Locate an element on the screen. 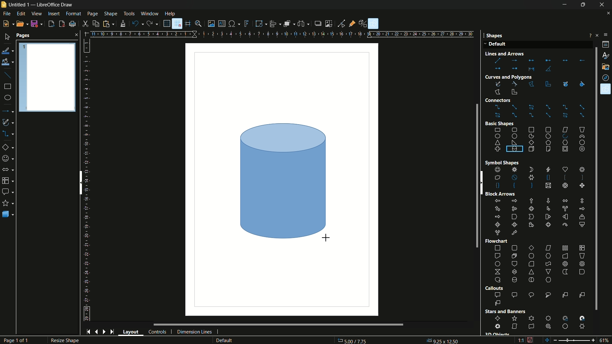 The height and width of the screenshot is (344, 612). select at least three objects to distribute is located at coordinates (304, 24).